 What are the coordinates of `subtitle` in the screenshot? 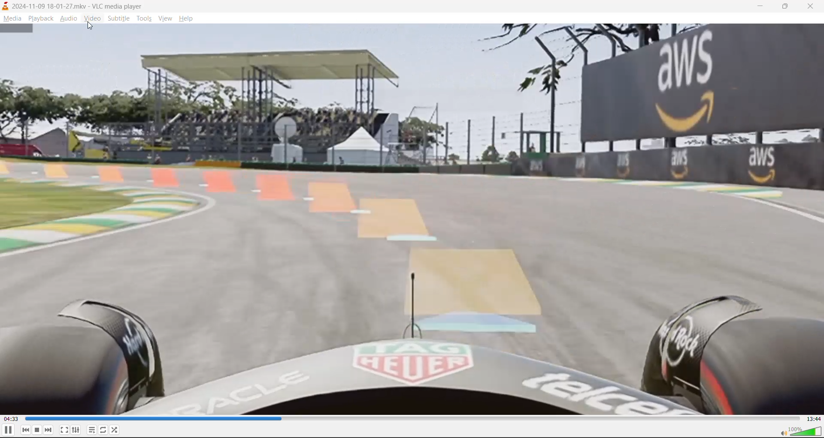 It's located at (119, 18).